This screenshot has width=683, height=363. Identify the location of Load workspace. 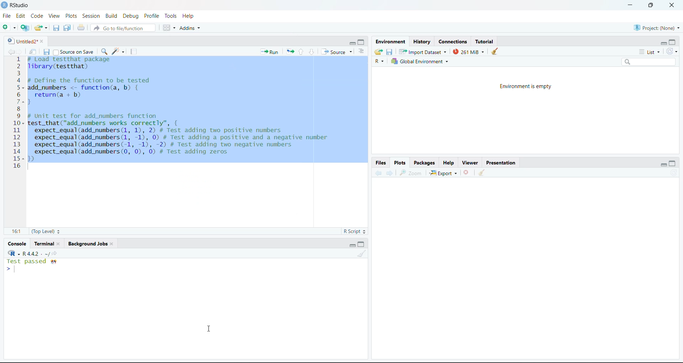
(379, 52).